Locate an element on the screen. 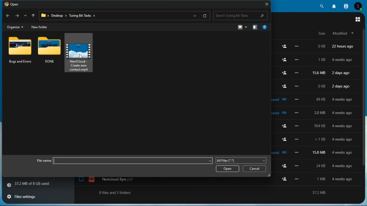 This screenshot has height=206, width=367. more options is located at coordinates (297, 86).